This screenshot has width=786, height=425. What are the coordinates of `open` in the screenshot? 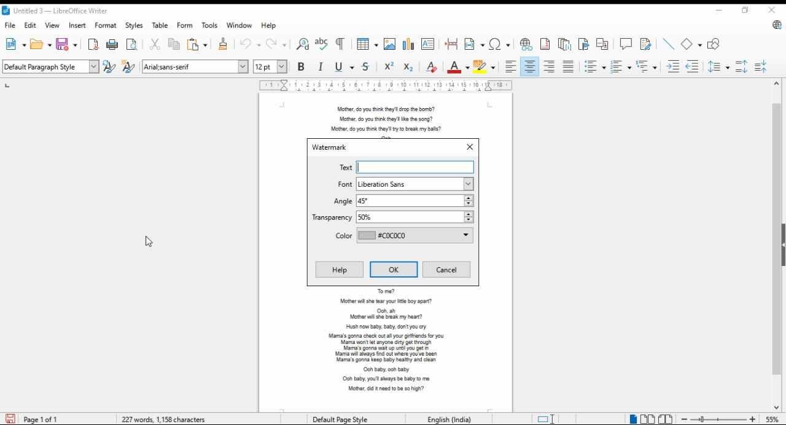 It's located at (41, 44).